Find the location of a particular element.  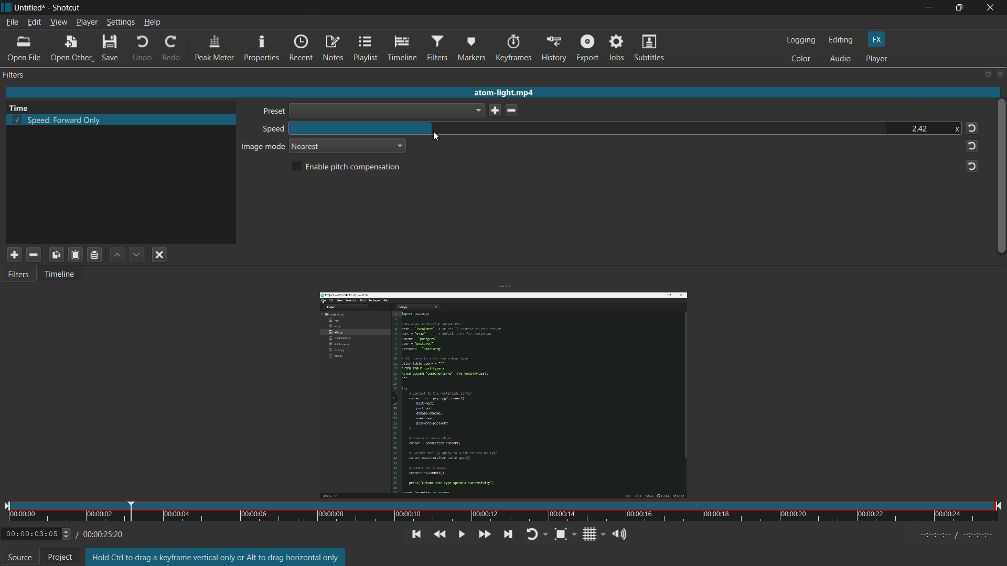

Filters is located at coordinates (23, 277).